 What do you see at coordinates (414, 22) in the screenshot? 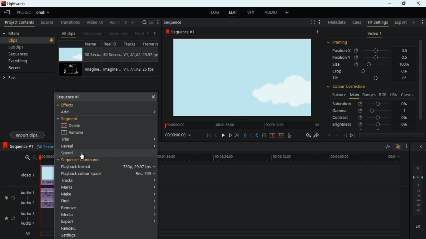
I see `more` at bounding box center [414, 22].